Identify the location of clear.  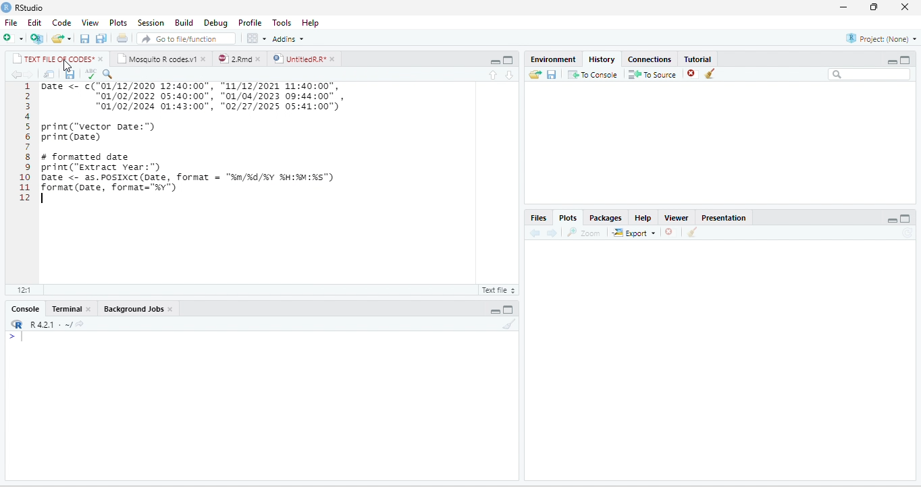
(510, 324).